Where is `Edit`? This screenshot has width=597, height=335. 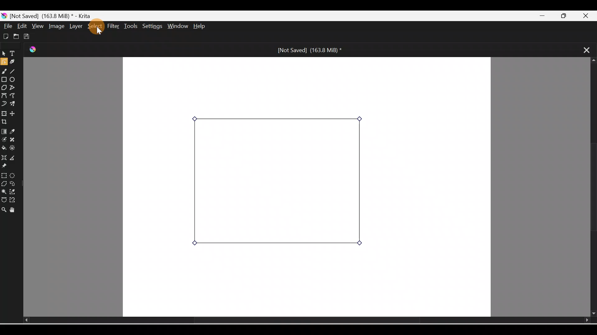
Edit is located at coordinates (23, 26).